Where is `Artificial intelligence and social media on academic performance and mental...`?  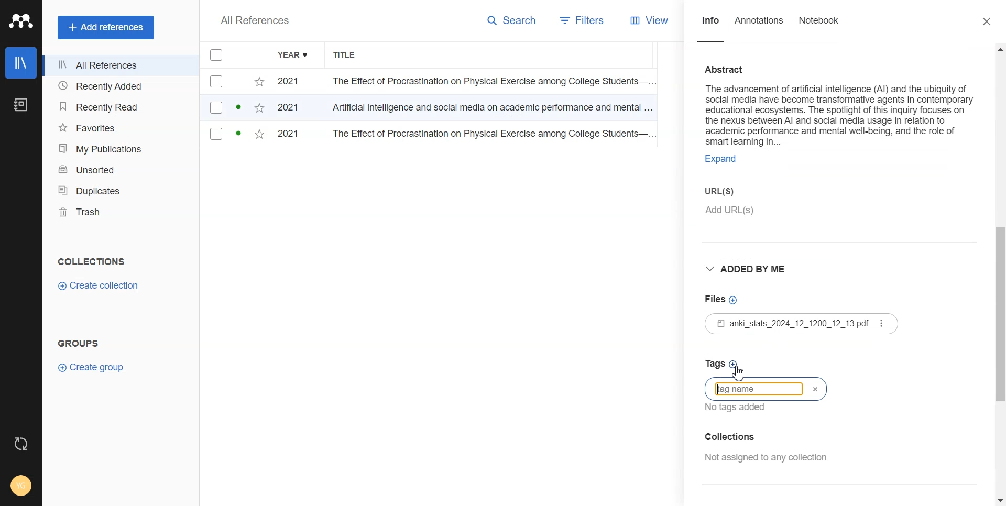 Artificial intelligence and social media on academic performance and mental... is located at coordinates (493, 110).